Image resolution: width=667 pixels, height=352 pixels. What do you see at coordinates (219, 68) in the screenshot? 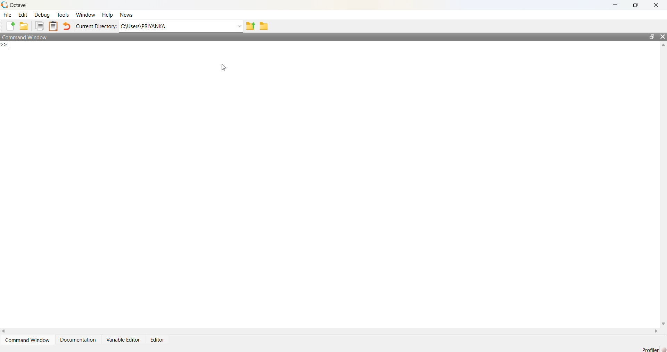
I see `Cursor` at bounding box center [219, 68].